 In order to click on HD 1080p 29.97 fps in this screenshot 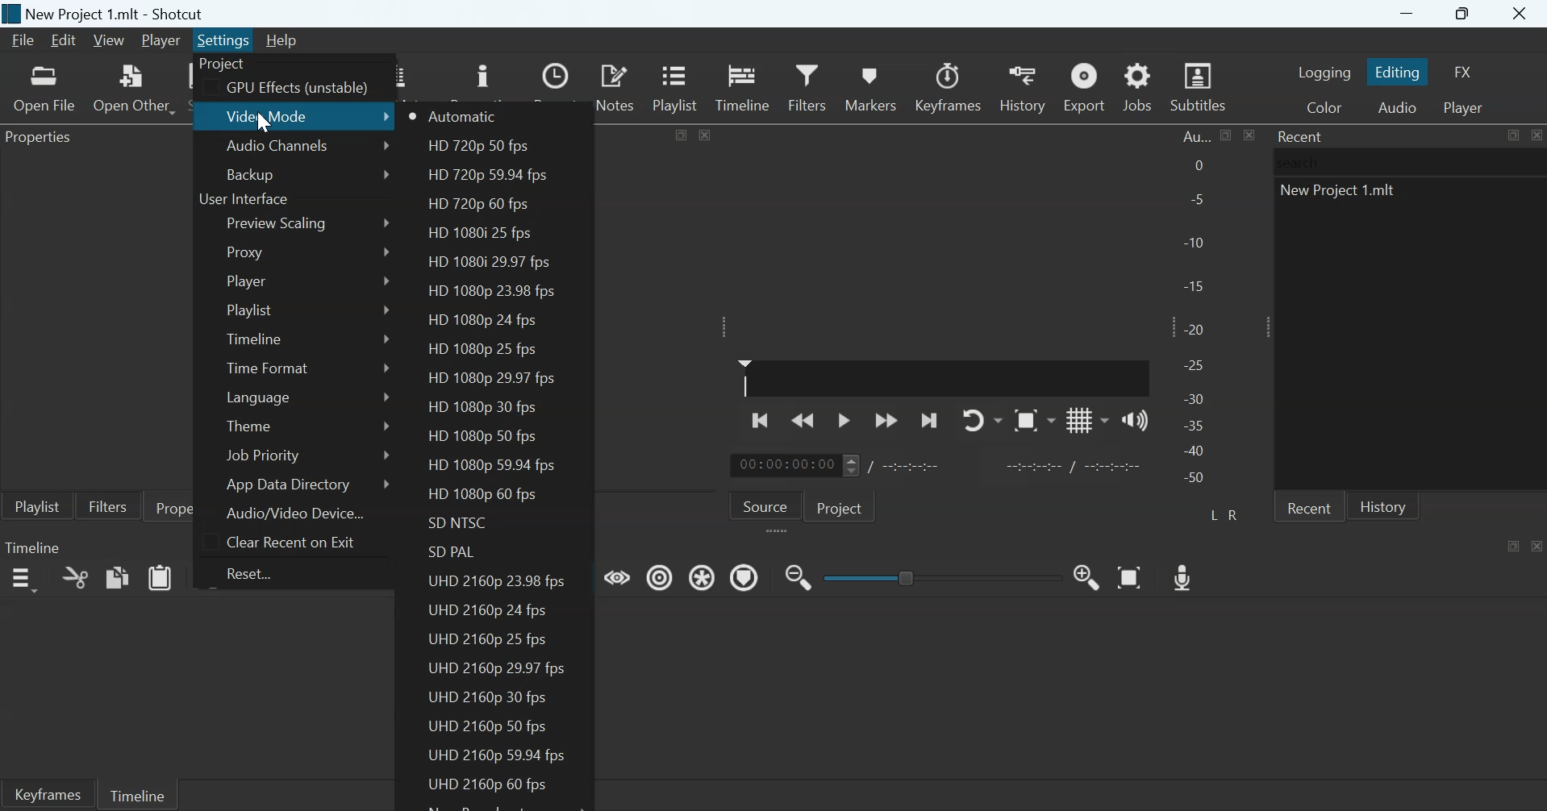, I will do `click(496, 376)`.